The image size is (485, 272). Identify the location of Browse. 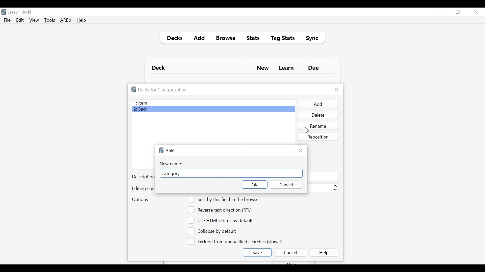
(227, 39).